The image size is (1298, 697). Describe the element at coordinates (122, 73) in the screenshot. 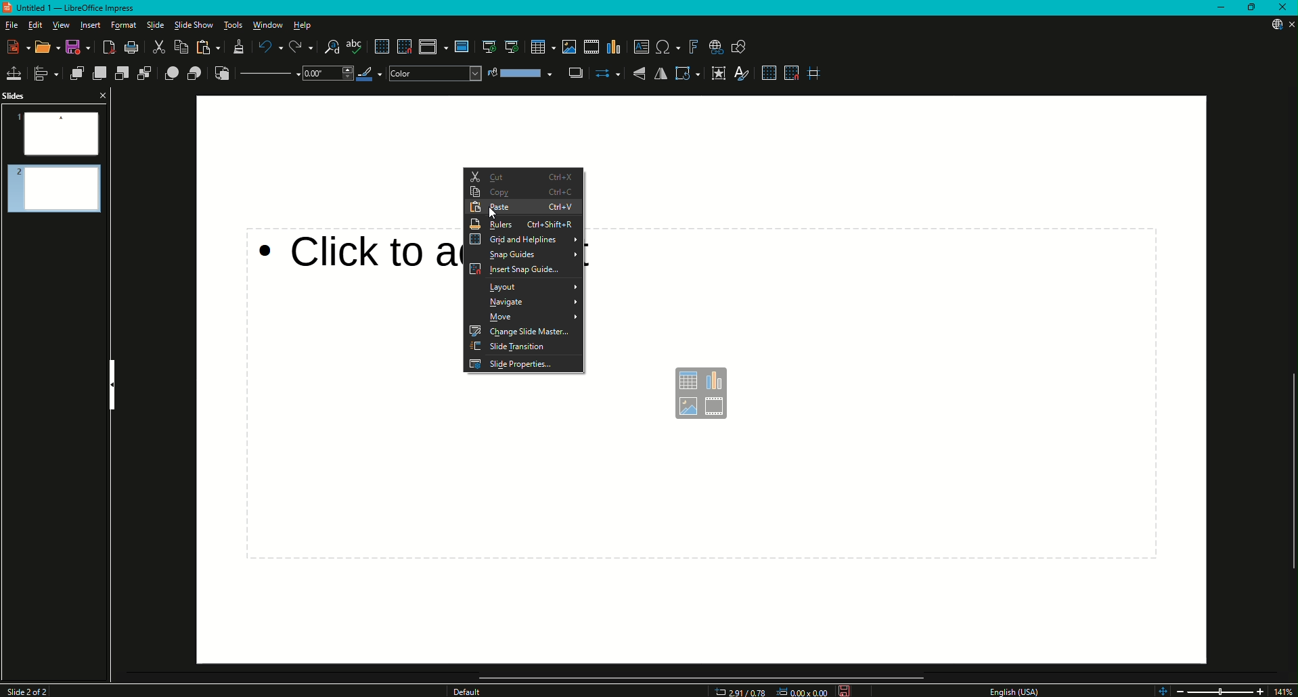

I see `Send Backward` at that location.